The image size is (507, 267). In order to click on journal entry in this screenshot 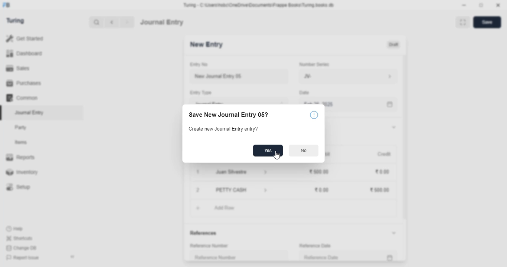, I will do `click(162, 22)`.